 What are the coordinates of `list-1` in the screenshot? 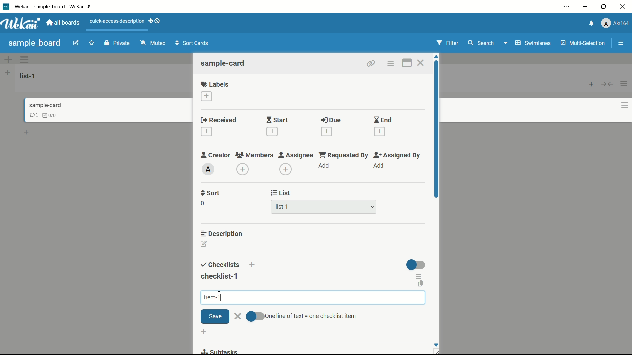 It's located at (29, 75).